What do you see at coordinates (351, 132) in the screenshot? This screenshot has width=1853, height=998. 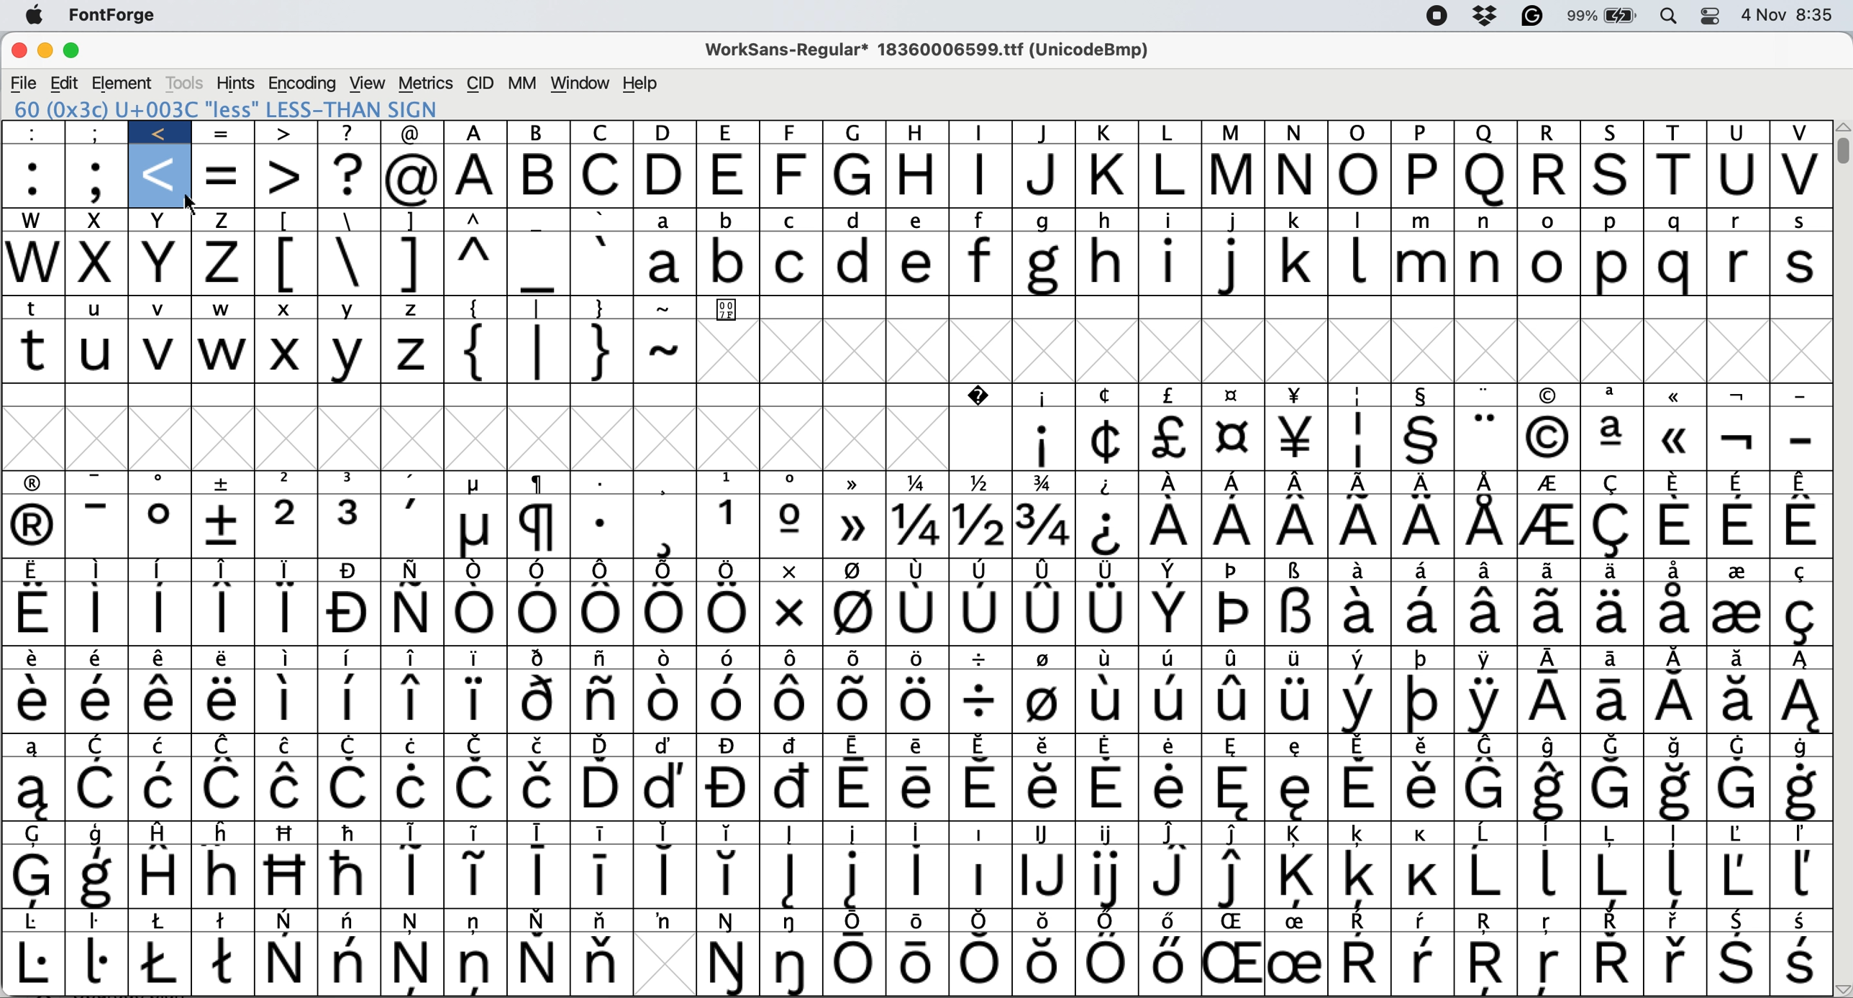 I see `?` at bounding box center [351, 132].